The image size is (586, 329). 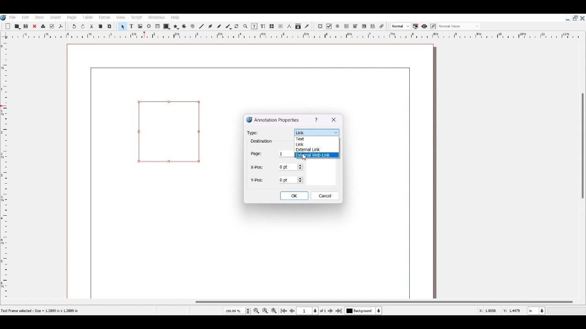 I want to click on Cancel, so click(x=326, y=196).